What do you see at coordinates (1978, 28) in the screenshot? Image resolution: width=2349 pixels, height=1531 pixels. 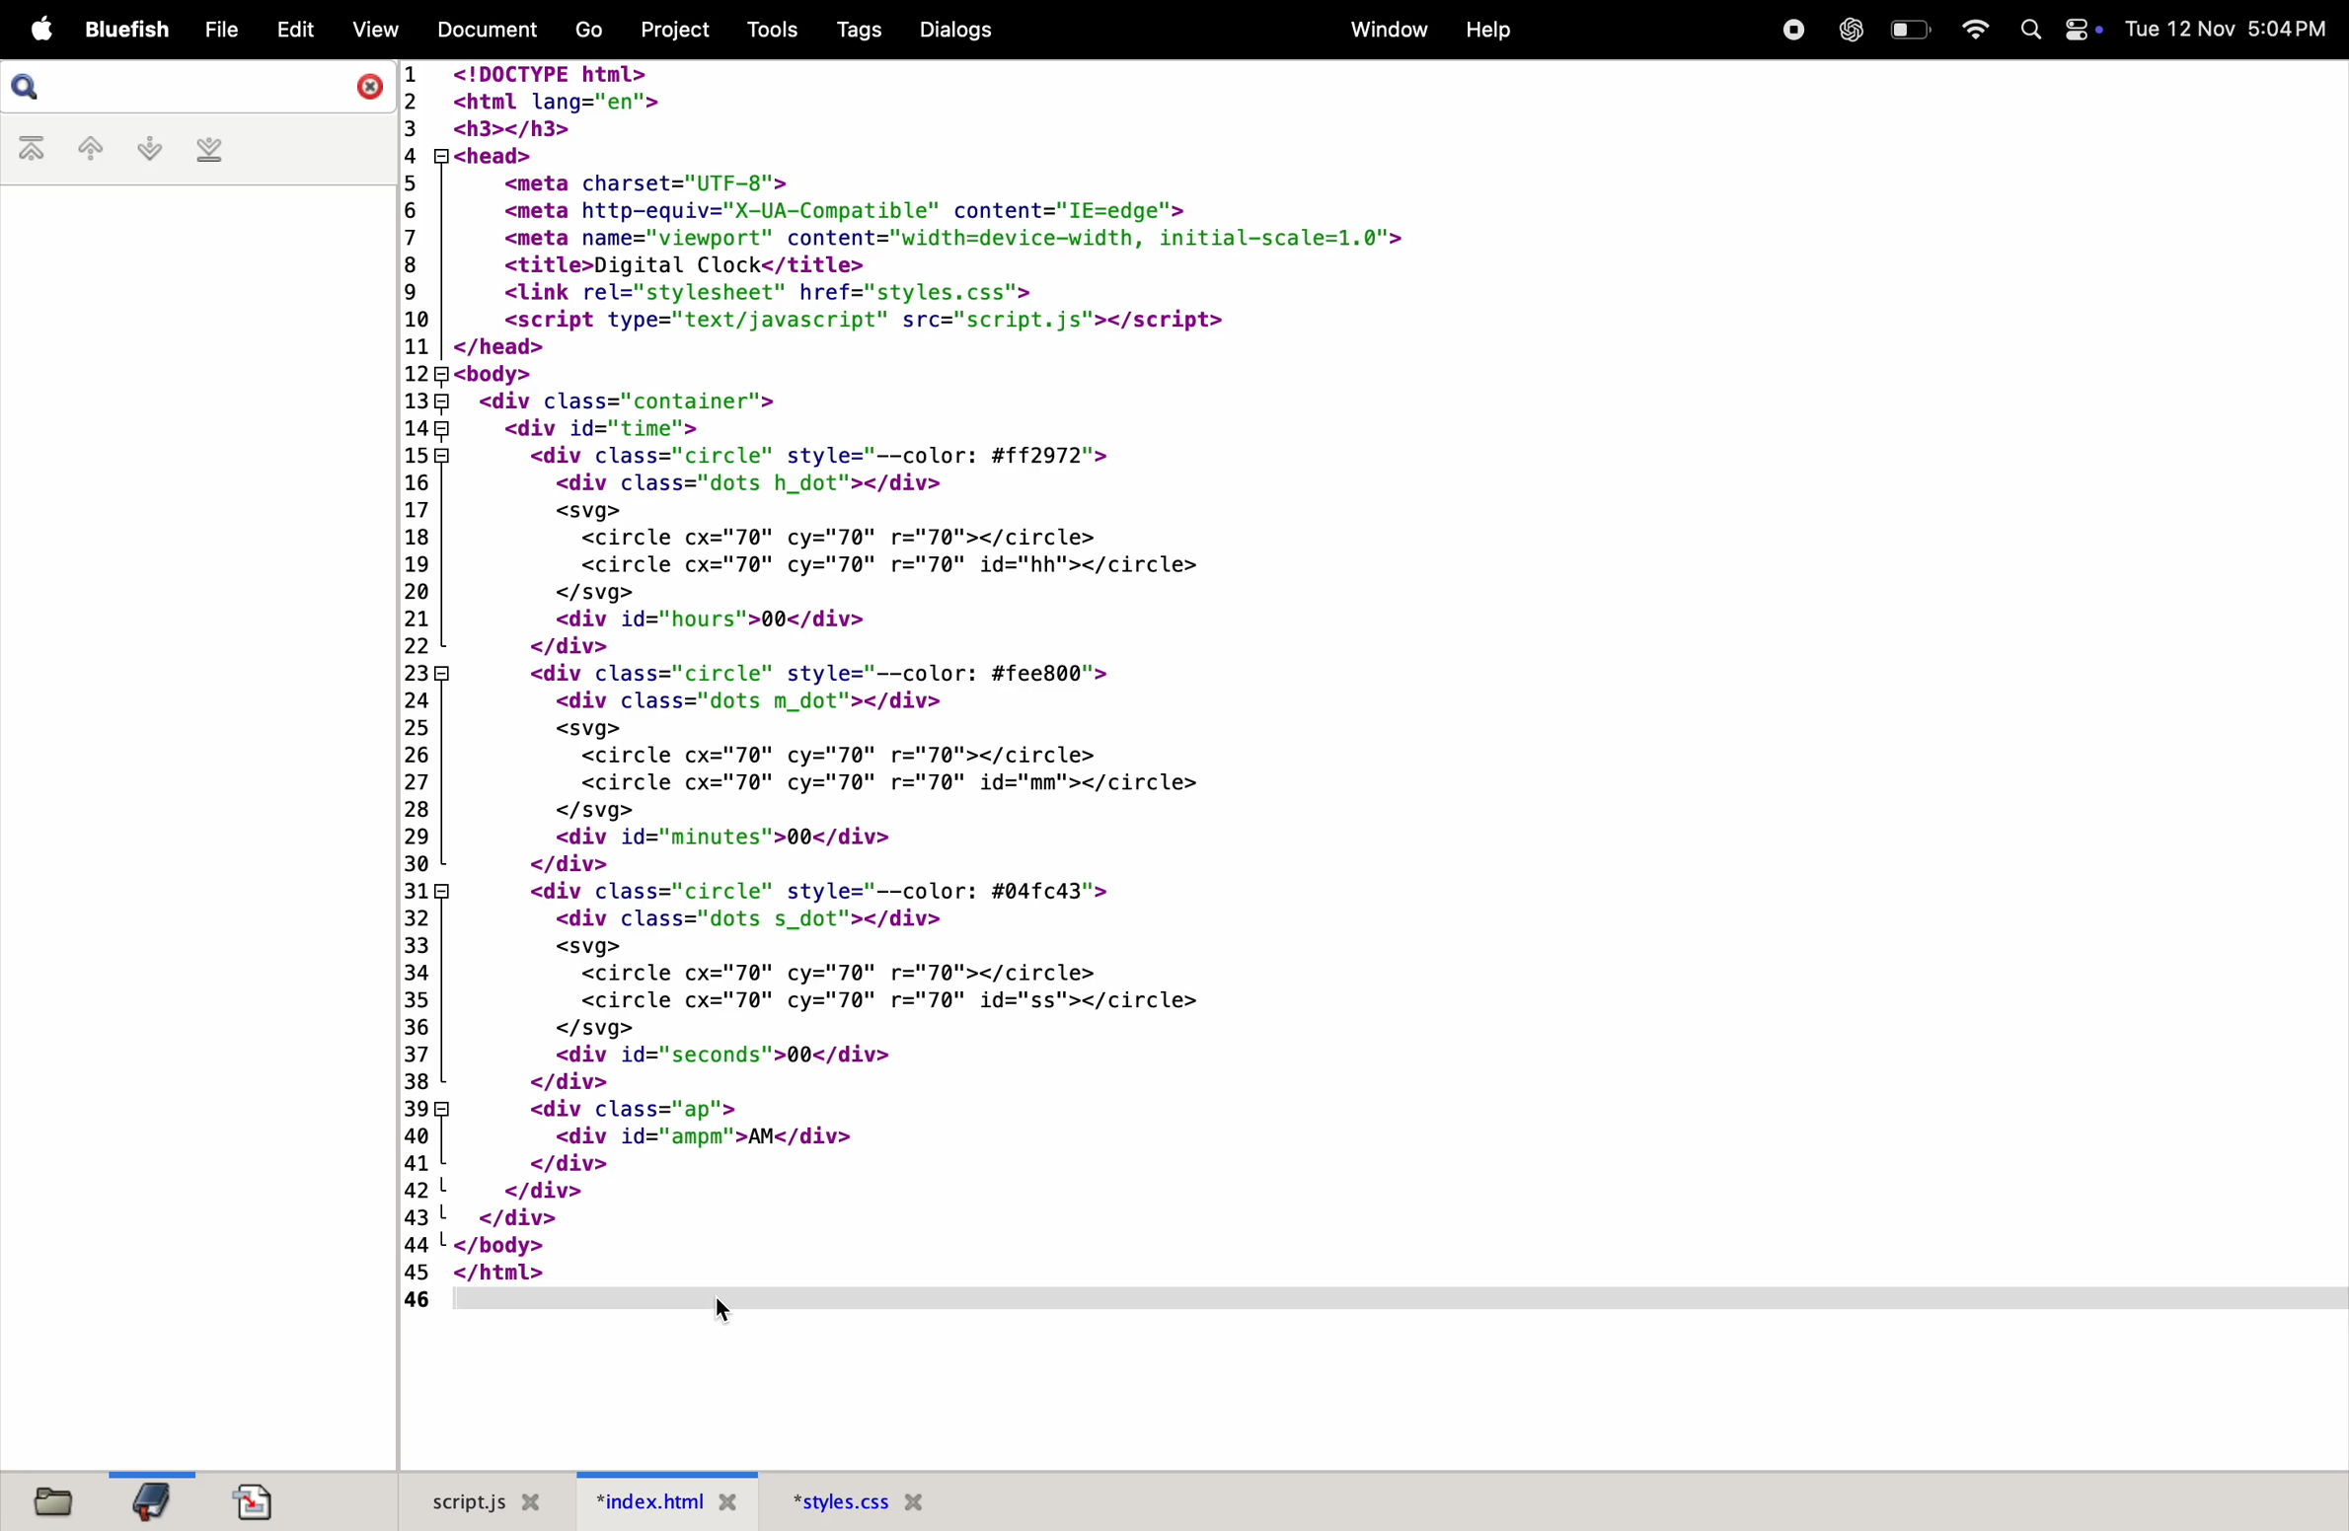 I see `wifi` at bounding box center [1978, 28].